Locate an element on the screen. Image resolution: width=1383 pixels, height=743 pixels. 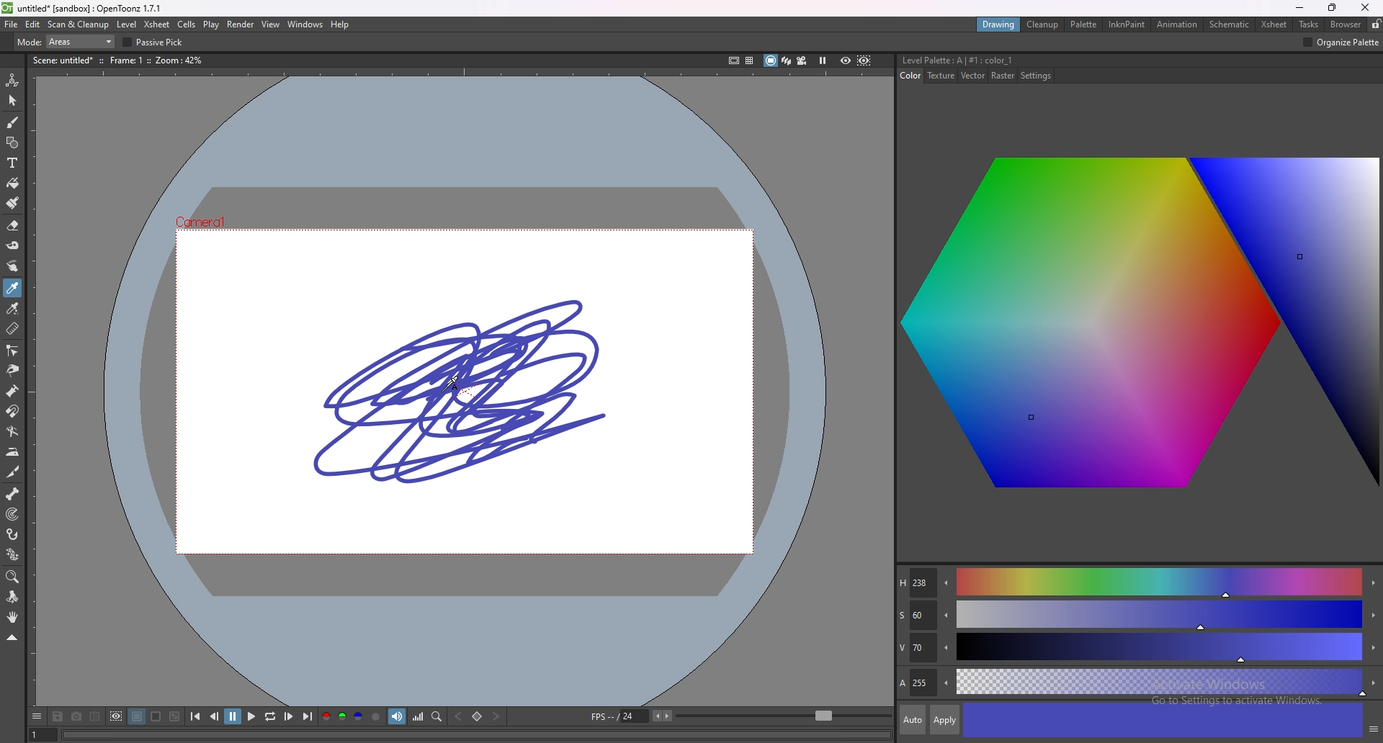
cells is located at coordinates (187, 24).